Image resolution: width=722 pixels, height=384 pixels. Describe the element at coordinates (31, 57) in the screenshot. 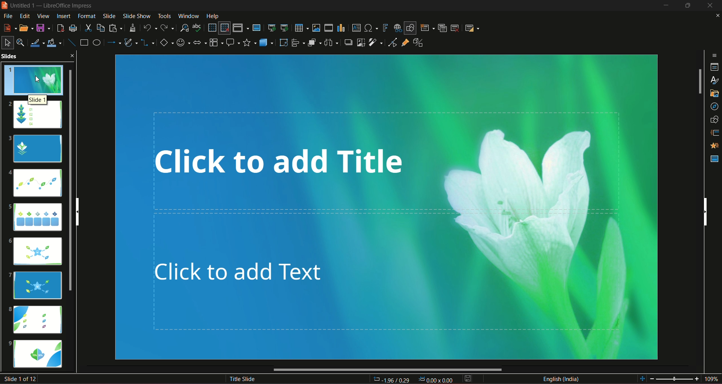

I see `slides` at that location.